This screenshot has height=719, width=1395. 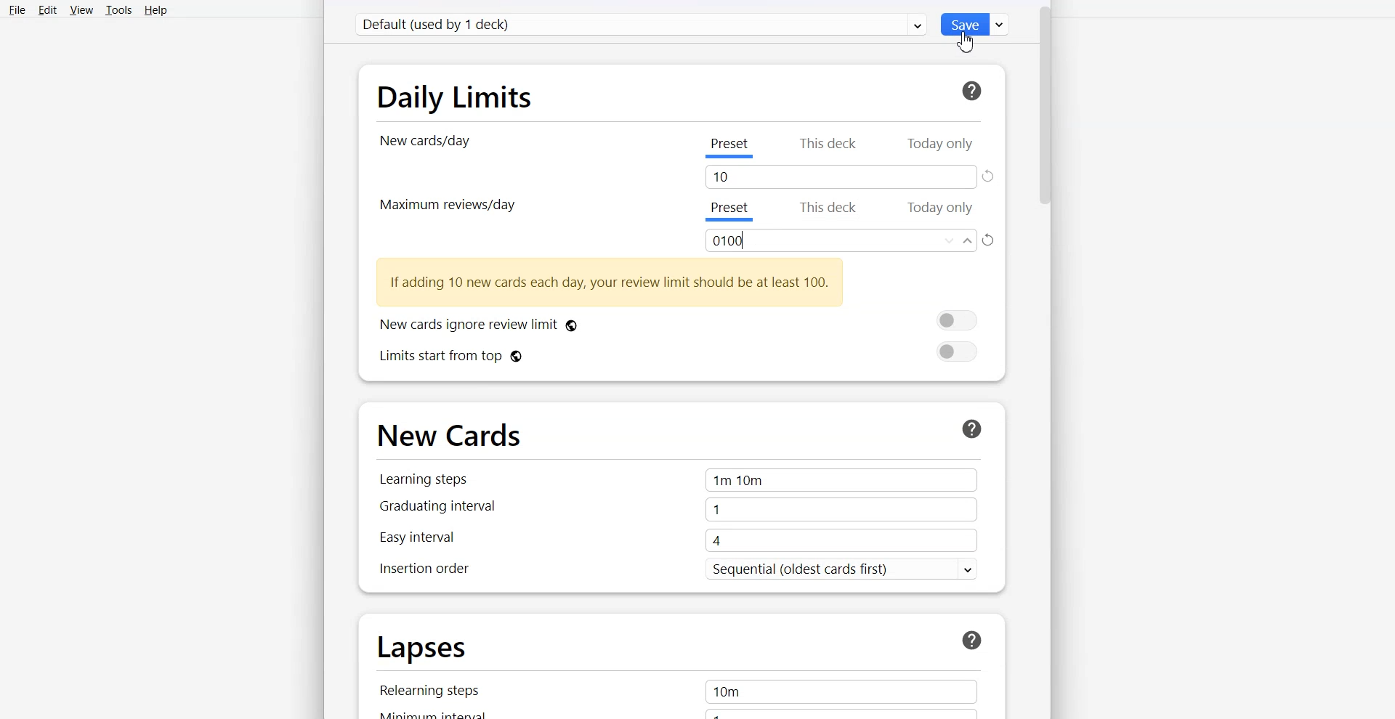 I want to click on Relearning steps, so click(x=680, y=691).